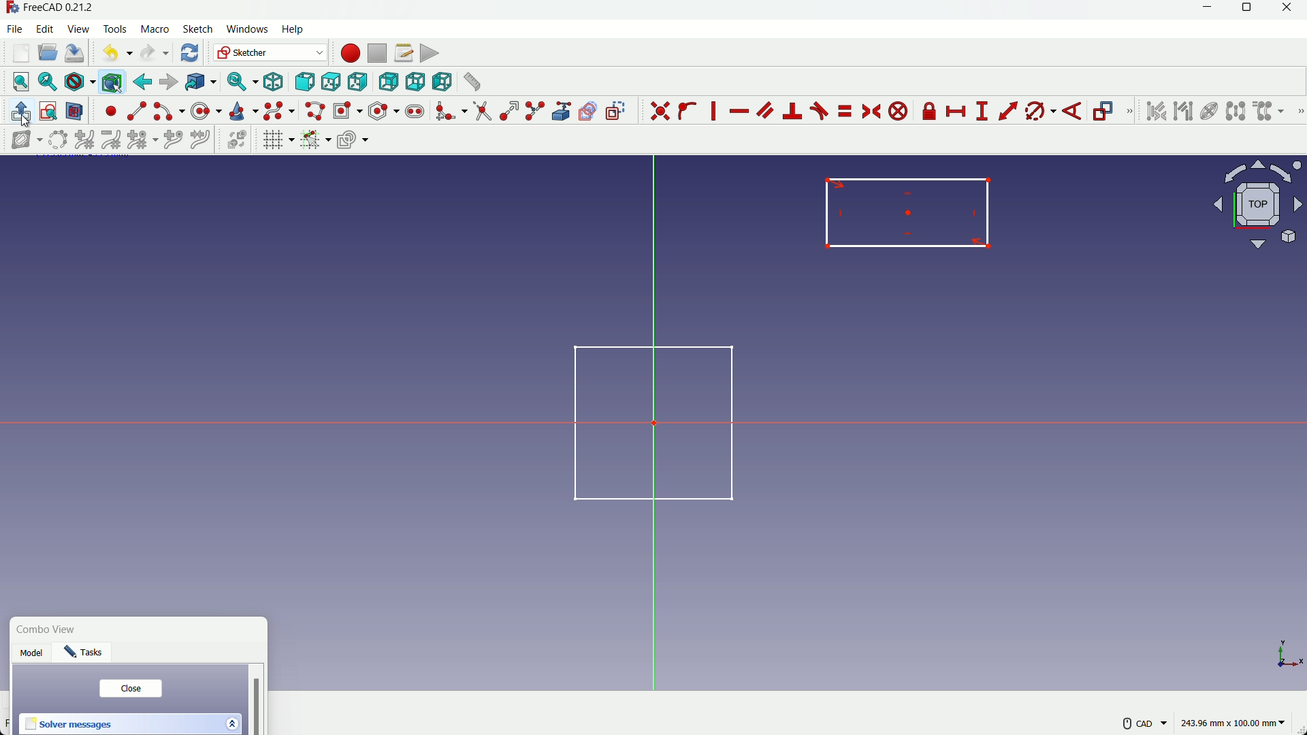 The height and width of the screenshot is (735, 1307). Describe the element at coordinates (22, 53) in the screenshot. I see `new file` at that location.